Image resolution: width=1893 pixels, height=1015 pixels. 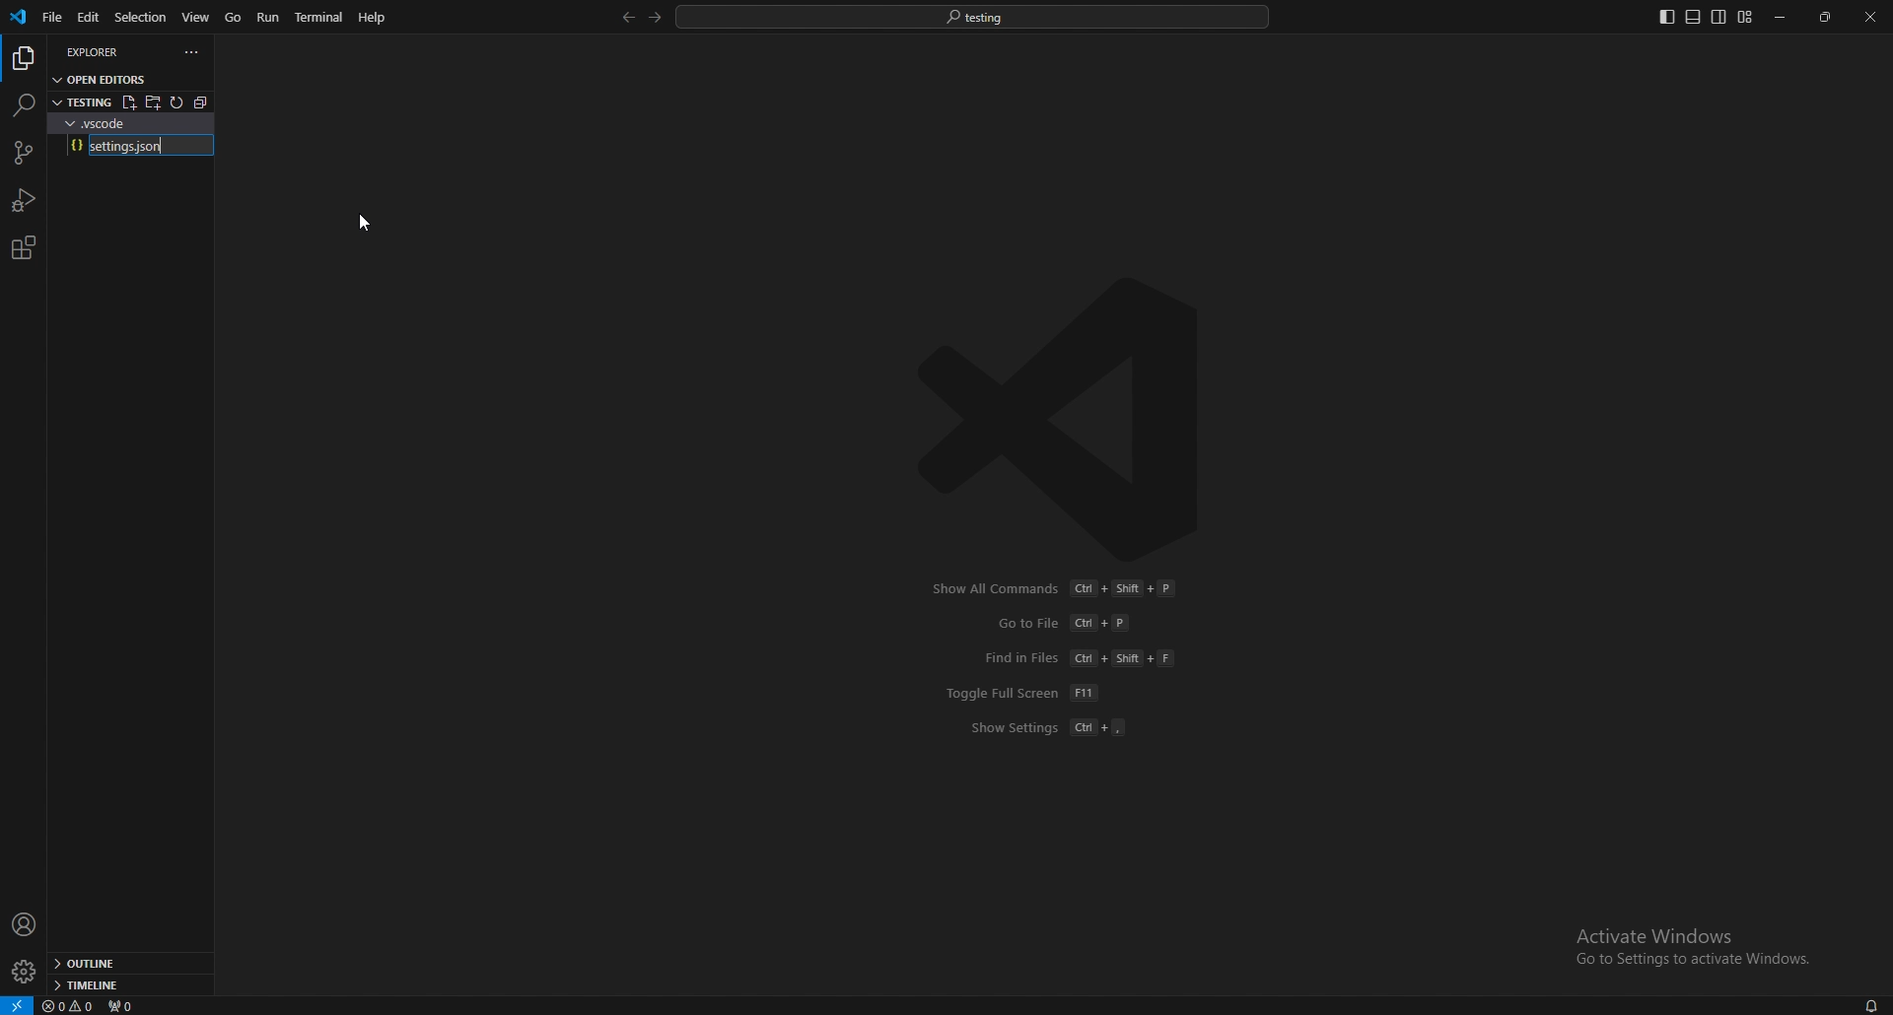 What do you see at coordinates (973, 16) in the screenshot?
I see `search bar` at bounding box center [973, 16].